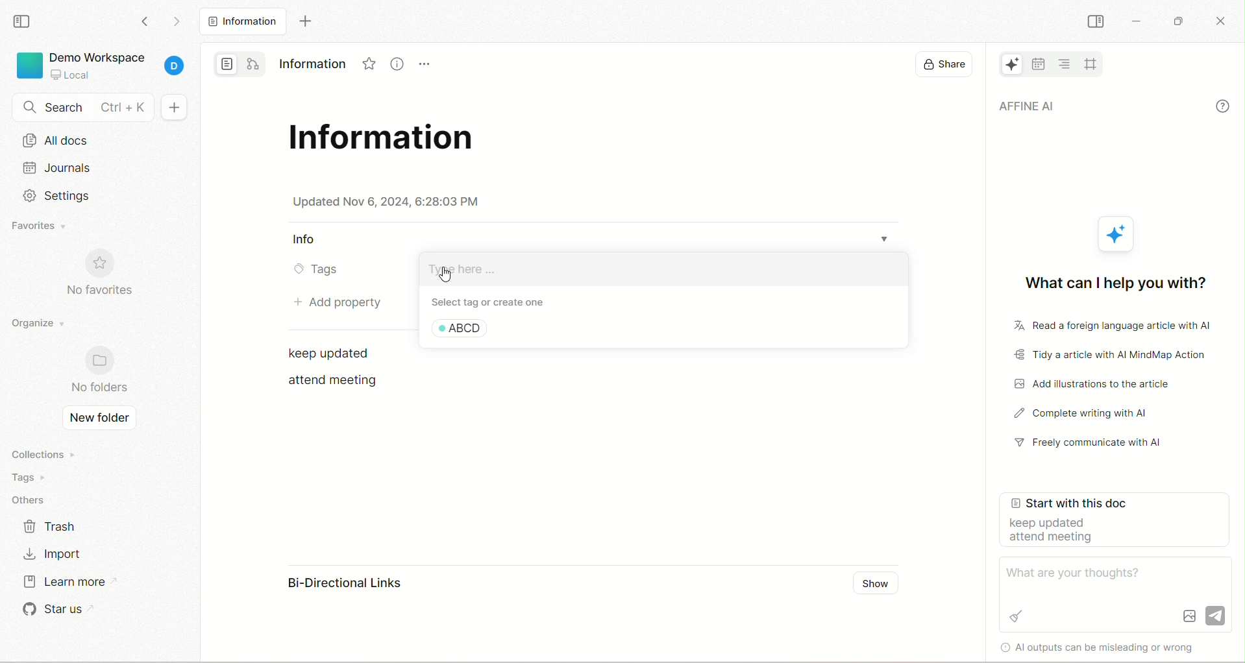 This screenshot has height=663, width=1245. I want to click on display, so click(939, 66).